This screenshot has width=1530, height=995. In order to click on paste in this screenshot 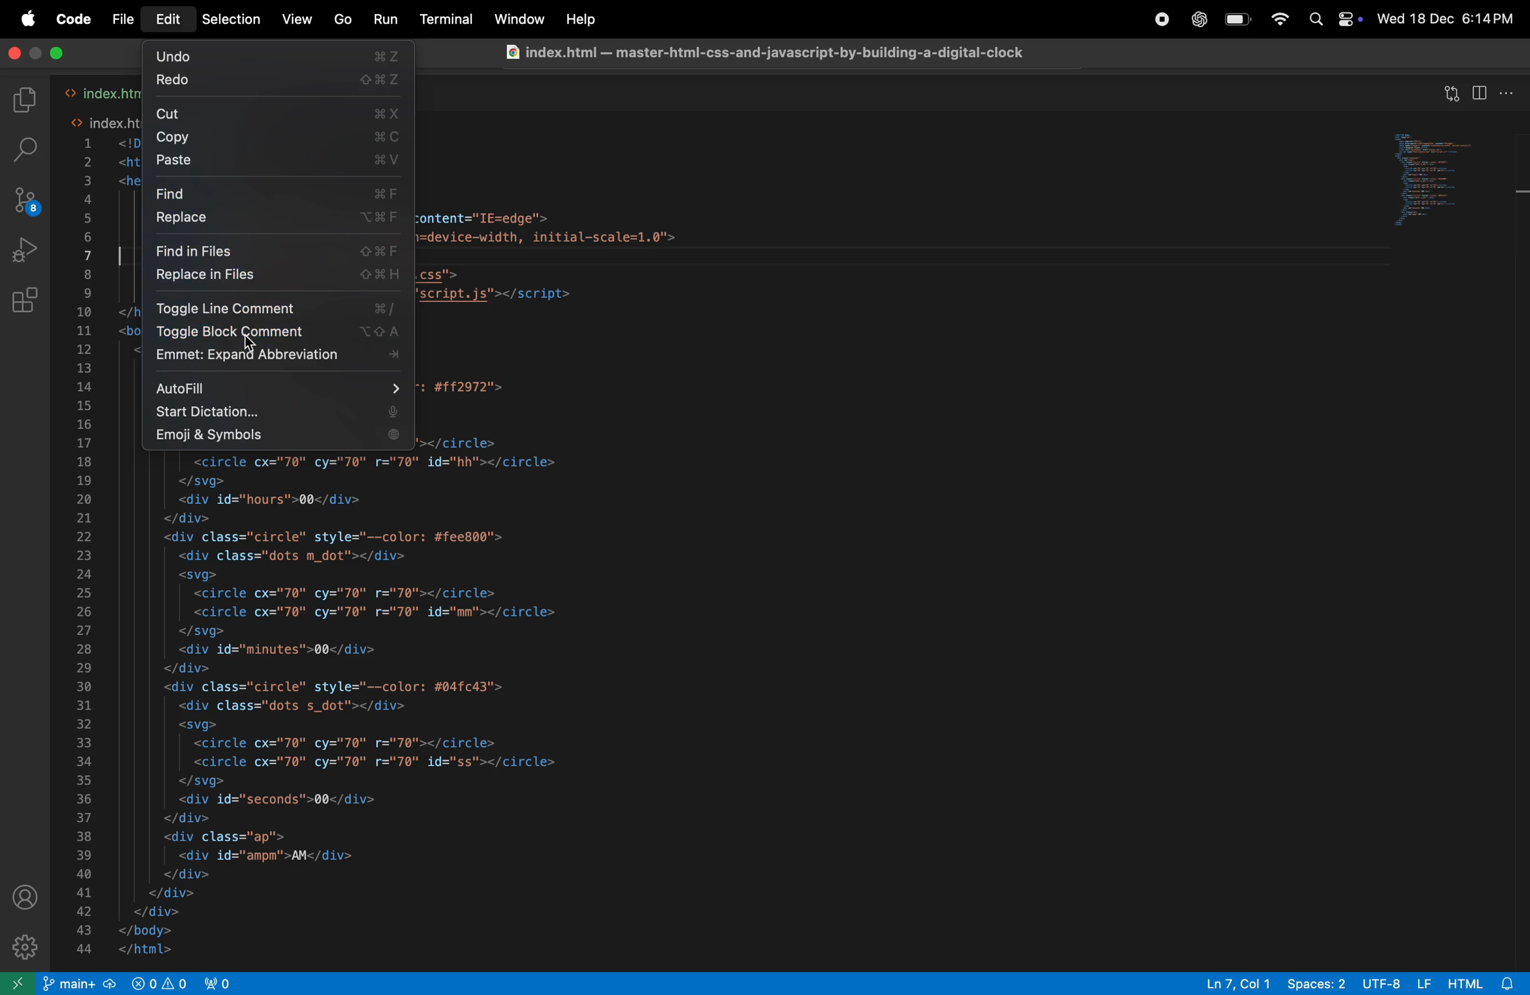, I will do `click(281, 162)`.